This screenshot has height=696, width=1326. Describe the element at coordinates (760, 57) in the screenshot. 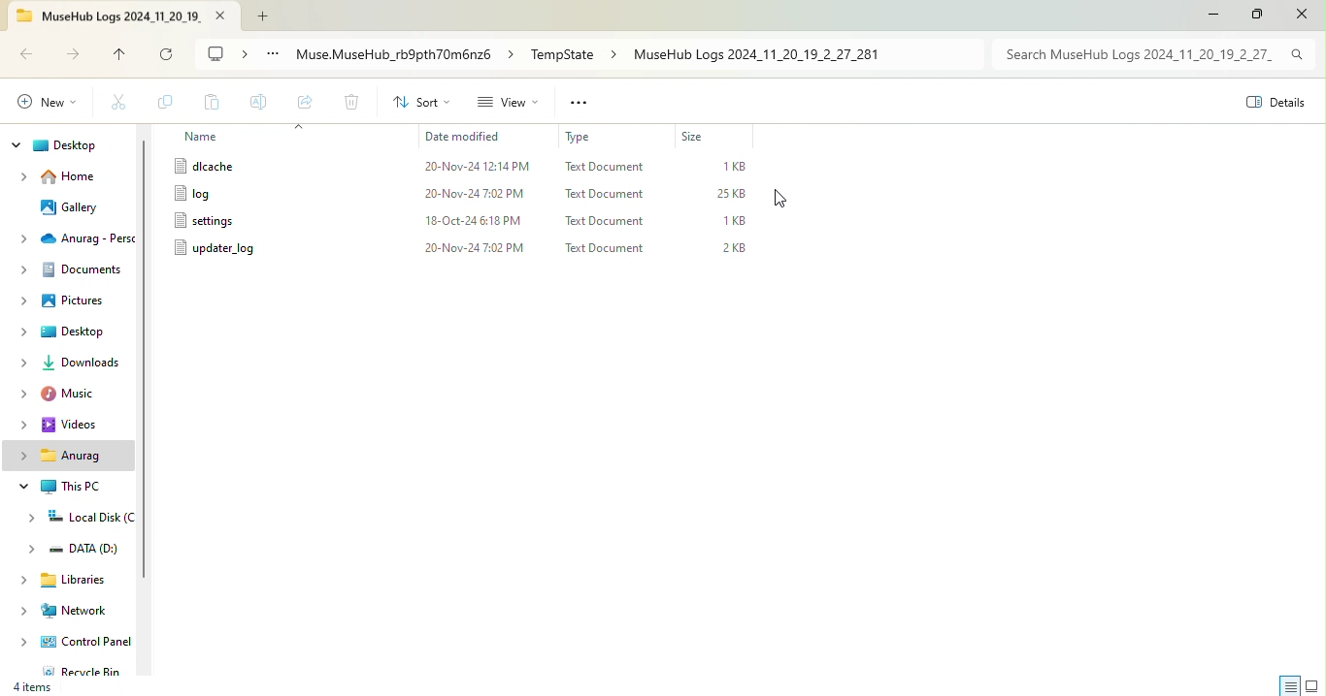

I see `Files` at that location.